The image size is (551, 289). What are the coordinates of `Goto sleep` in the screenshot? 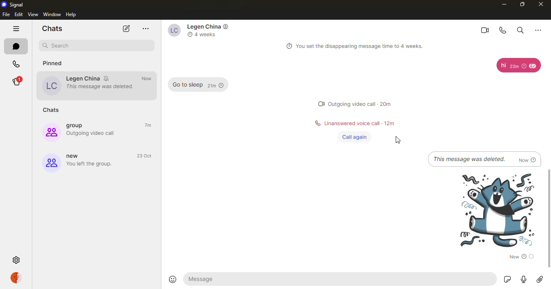 It's located at (184, 85).